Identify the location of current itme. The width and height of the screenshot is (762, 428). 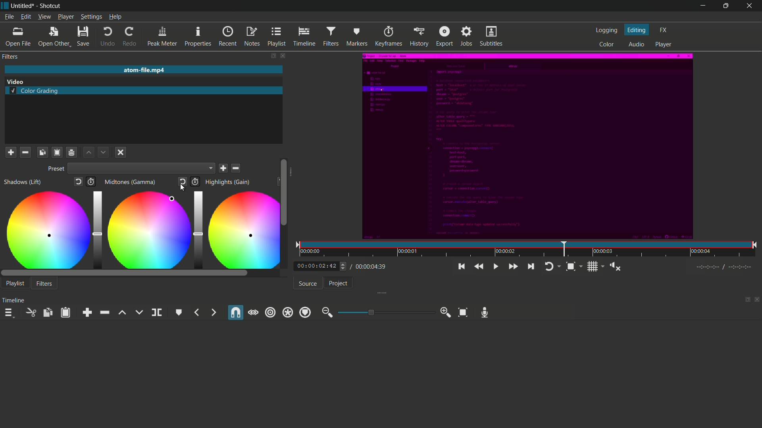
(317, 266).